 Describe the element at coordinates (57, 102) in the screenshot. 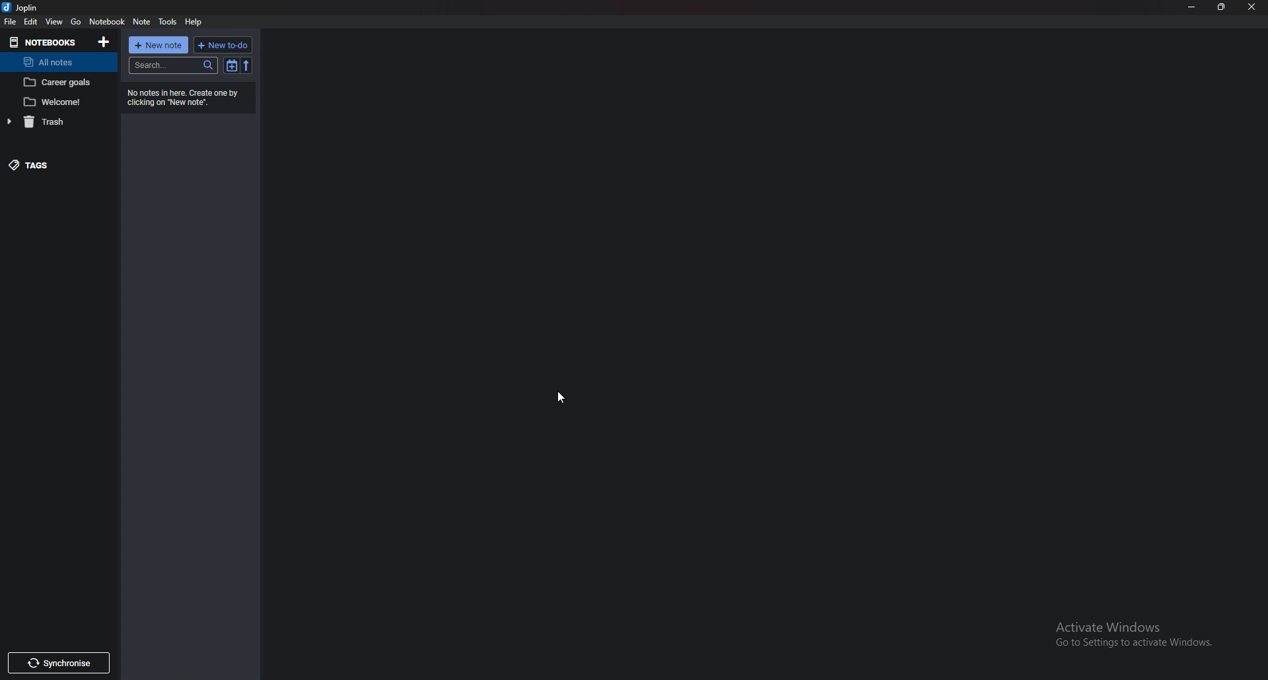

I see `note` at that location.